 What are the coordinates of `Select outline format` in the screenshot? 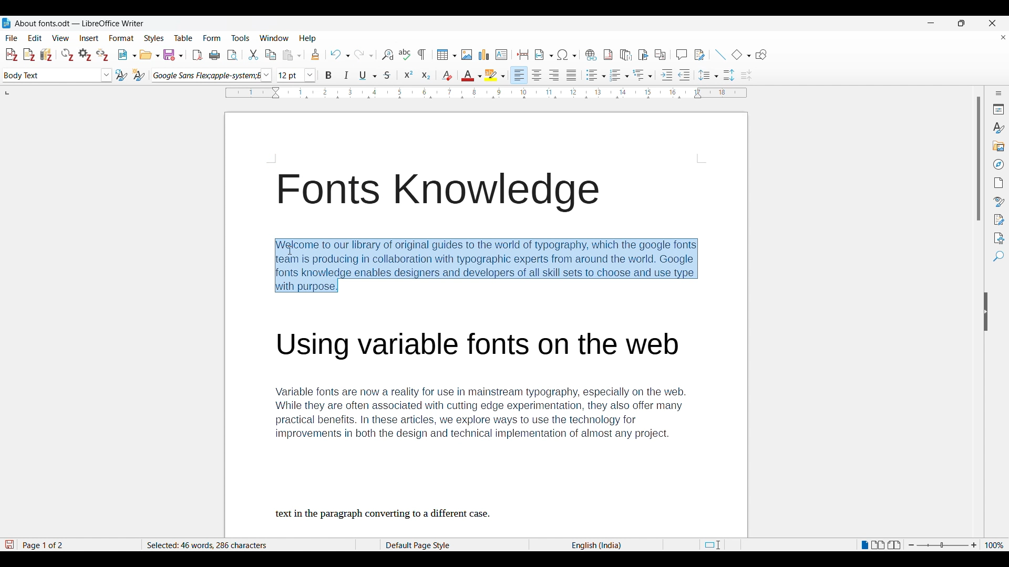 It's located at (643, 75).